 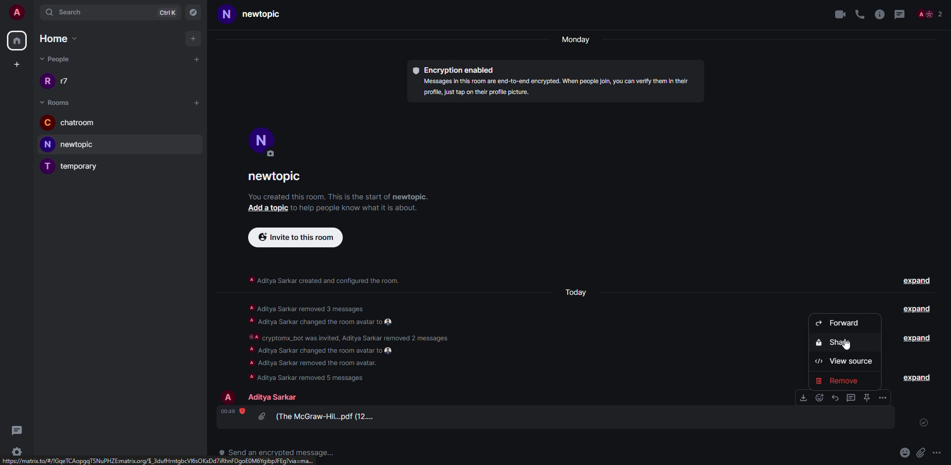 What do you see at coordinates (198, 102) in the screenshot?
I see `add` at bounding box center [198, 102].